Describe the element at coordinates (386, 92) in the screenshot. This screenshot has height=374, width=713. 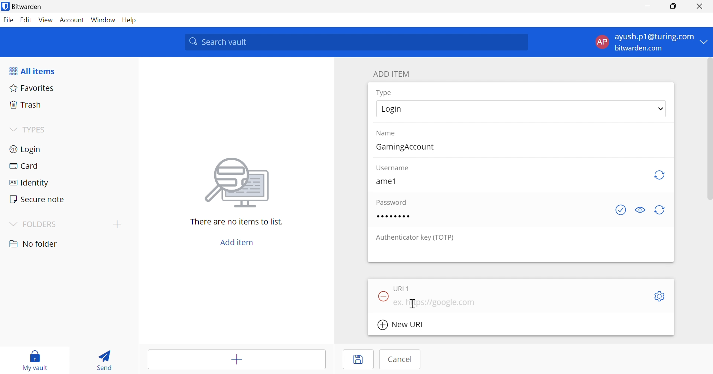
I see `Type` at that location.